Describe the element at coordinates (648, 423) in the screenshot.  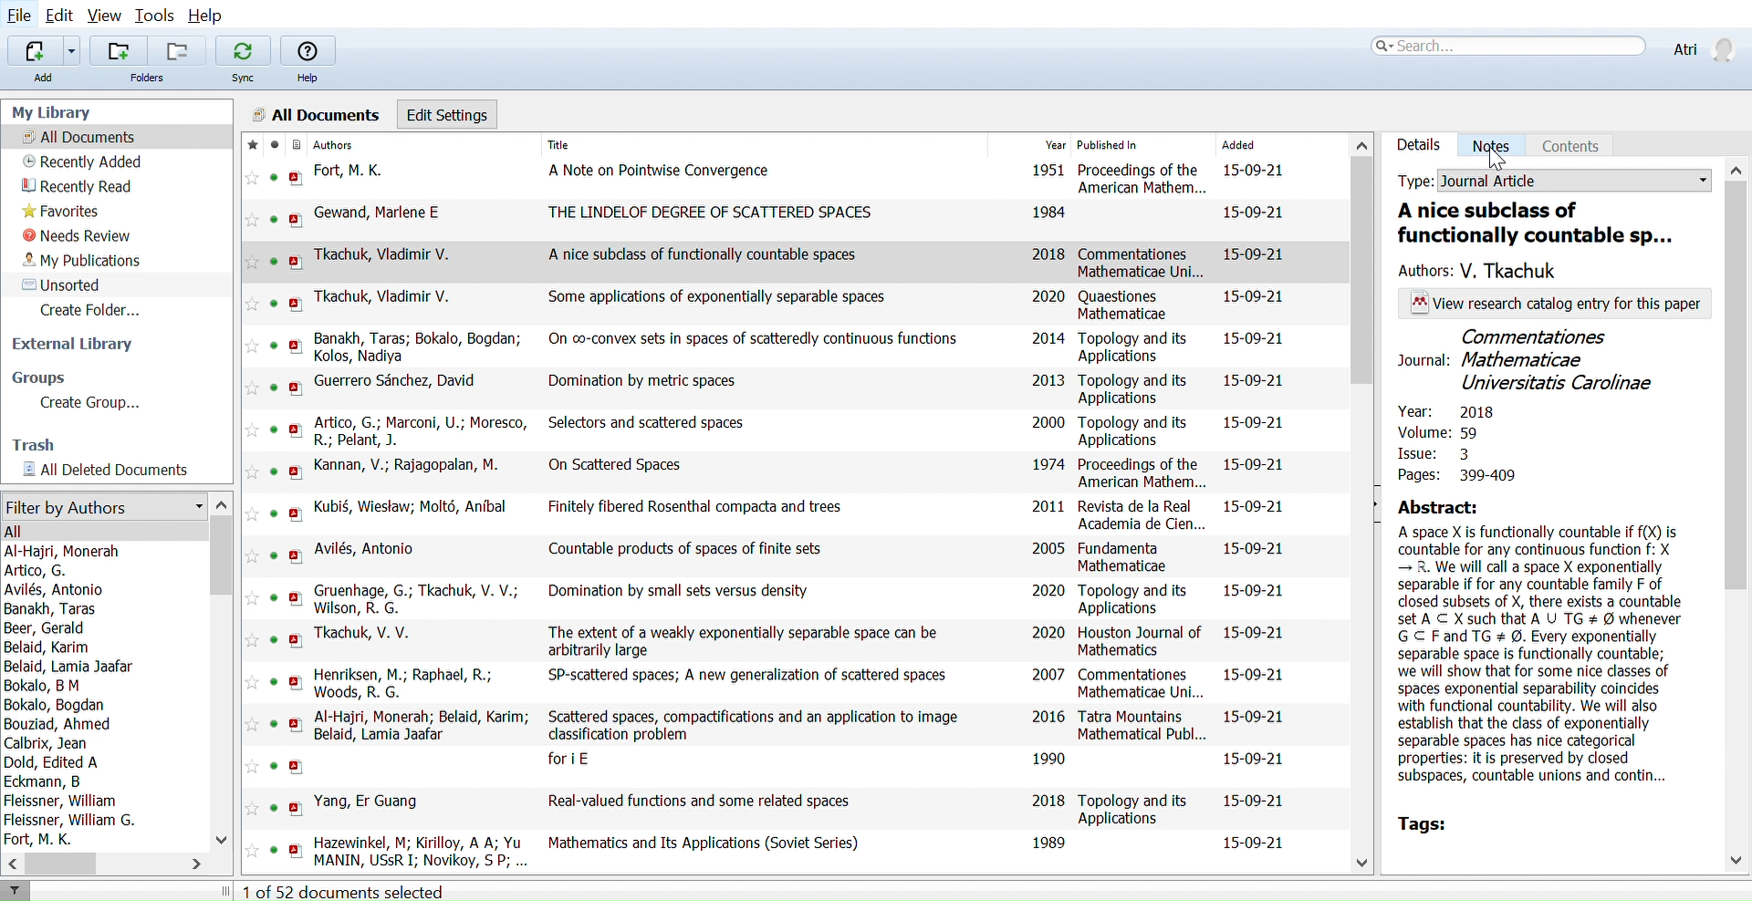
I see `Selectors and scattered spaces` at that location.